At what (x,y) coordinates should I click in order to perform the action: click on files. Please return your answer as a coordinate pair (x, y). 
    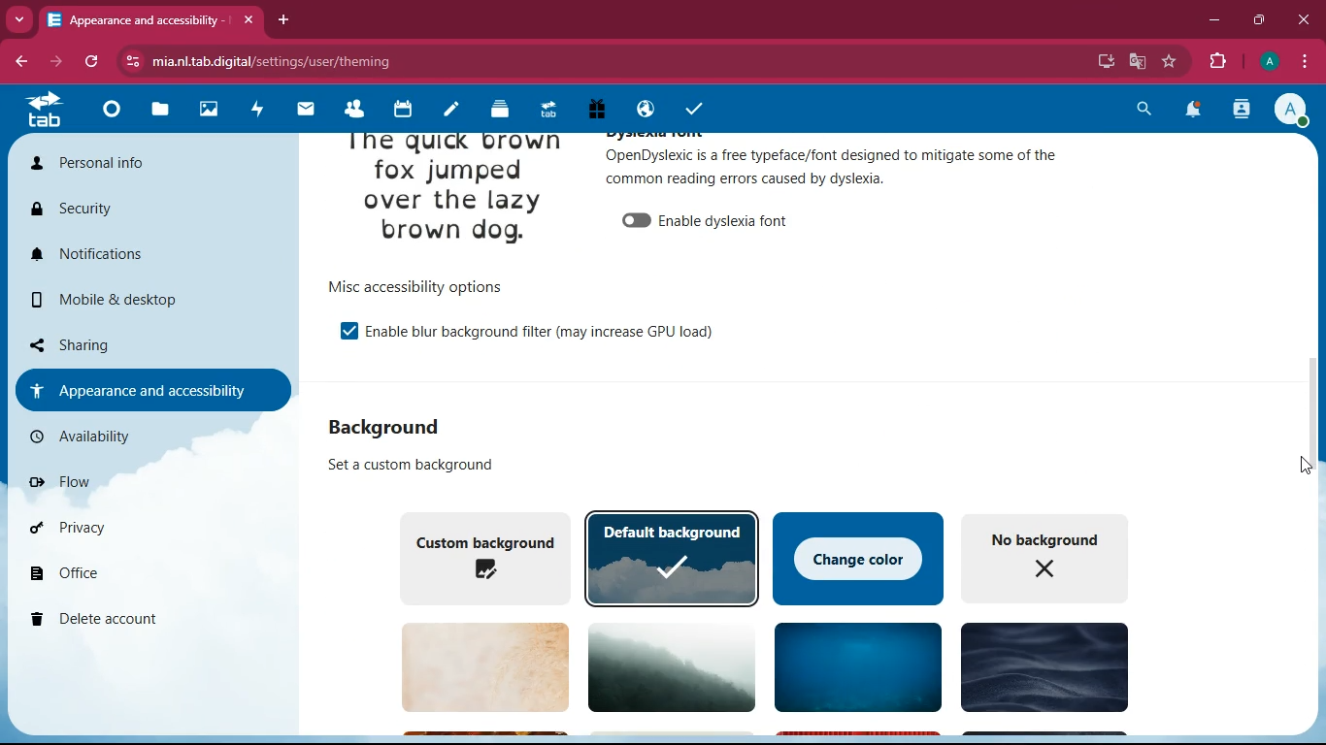
    Looking at the image, I should click on (155, 112).